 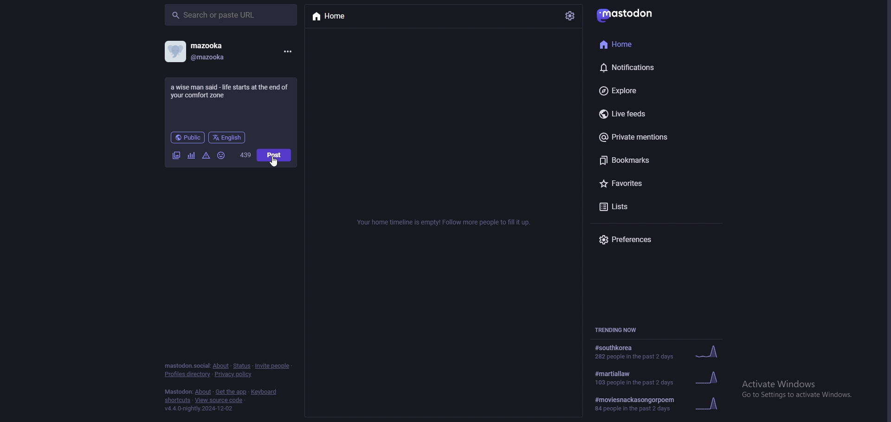 What do you see at coordinates (175, 155) in the screenshot?
I see `image` at bounding box center [175, 155].